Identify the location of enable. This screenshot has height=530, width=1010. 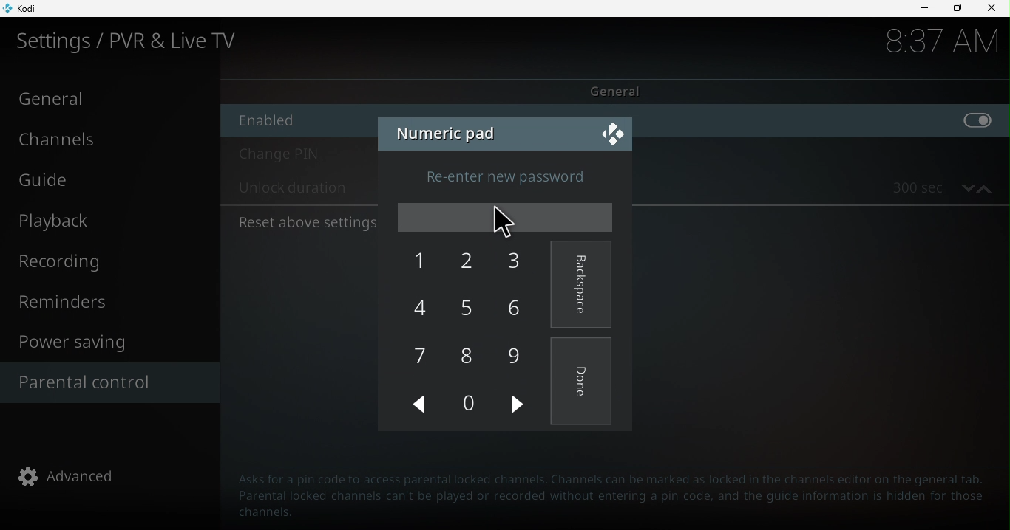
(828, 122).